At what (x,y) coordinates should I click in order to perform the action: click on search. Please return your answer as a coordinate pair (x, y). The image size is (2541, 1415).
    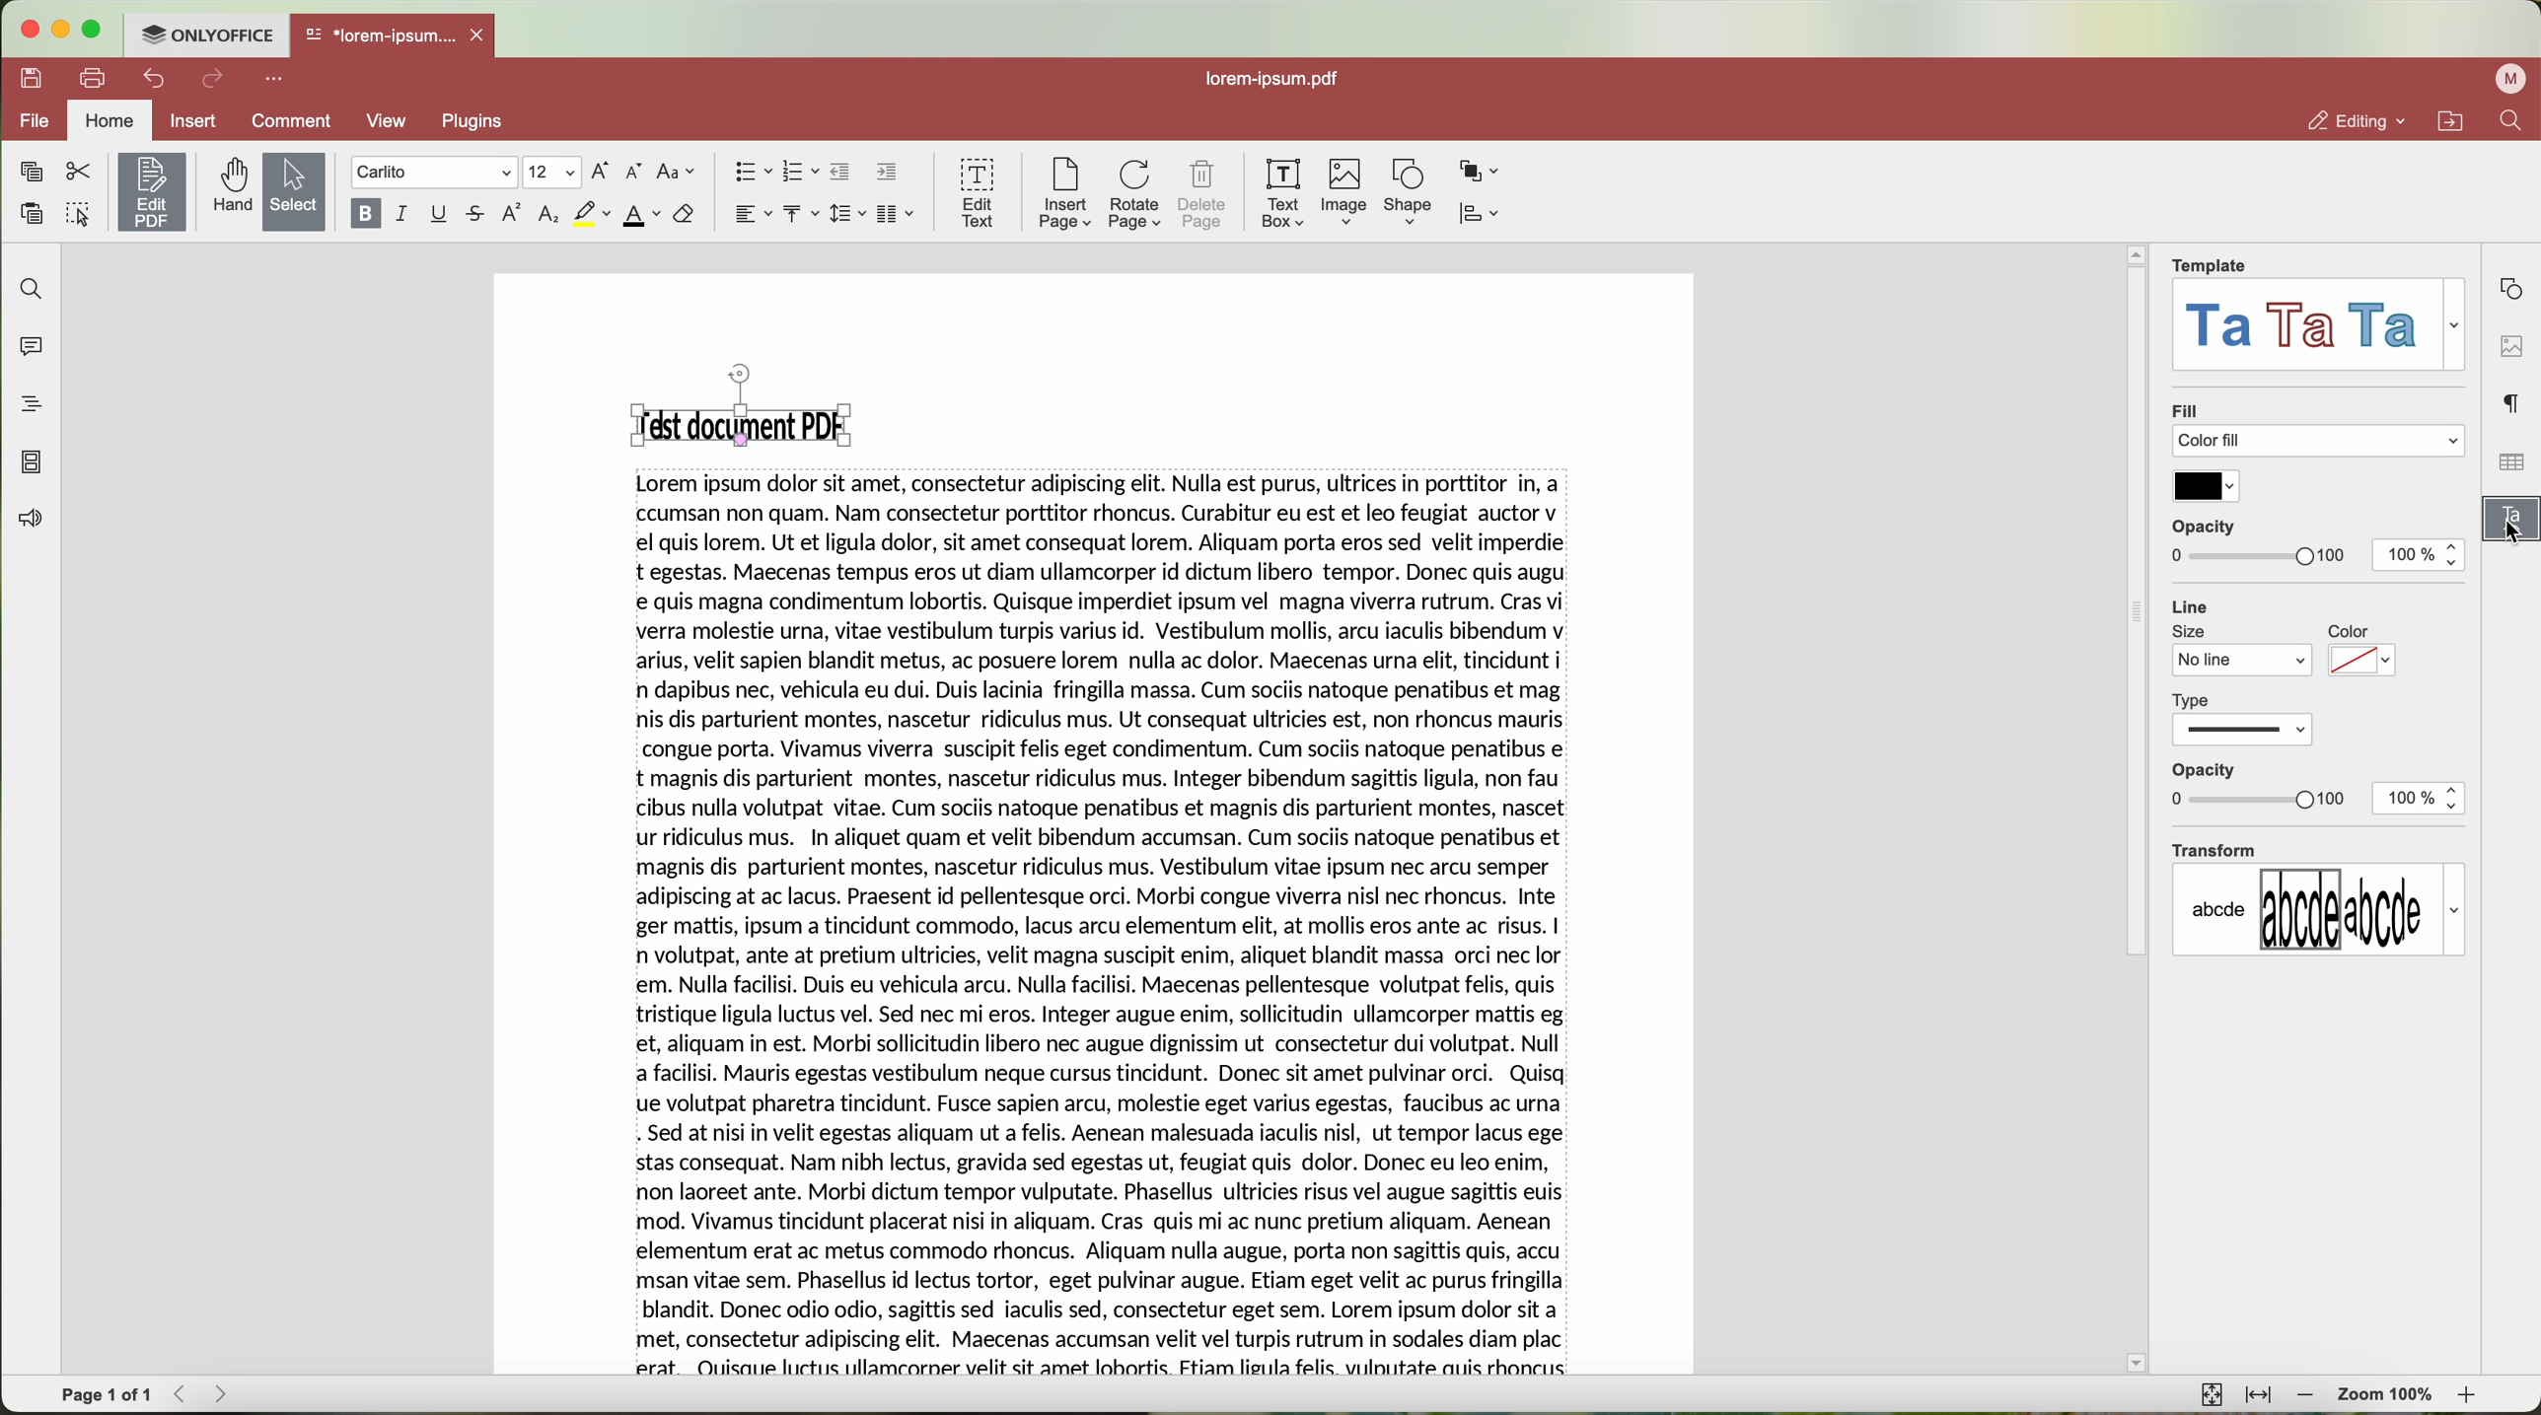
    Looking at the image, I should click on (29, 289).